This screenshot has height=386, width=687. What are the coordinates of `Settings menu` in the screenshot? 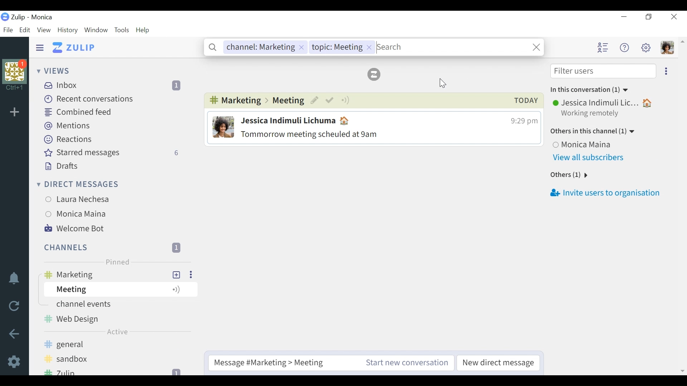 It's located at (647, 47).